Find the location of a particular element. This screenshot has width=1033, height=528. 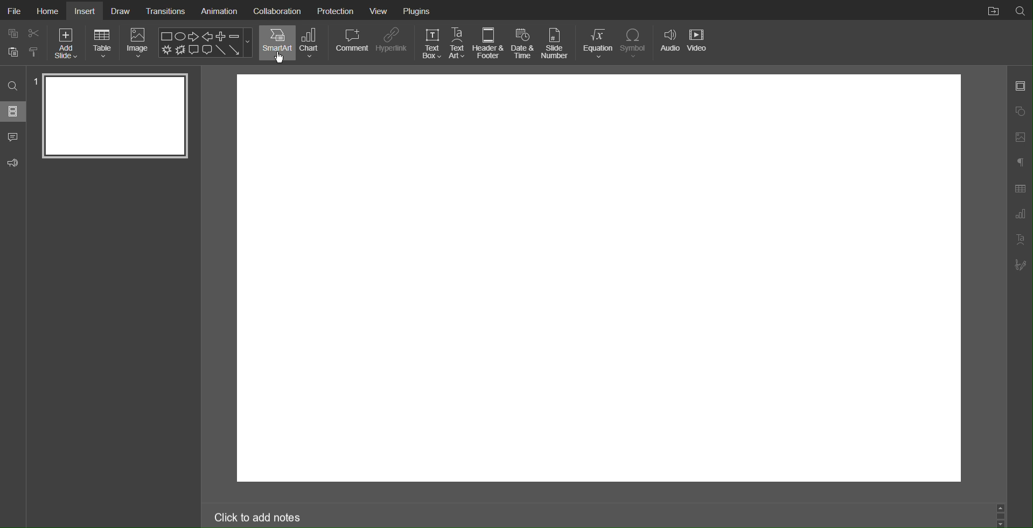

Feedback and Support is located at coordinates (16, 161).